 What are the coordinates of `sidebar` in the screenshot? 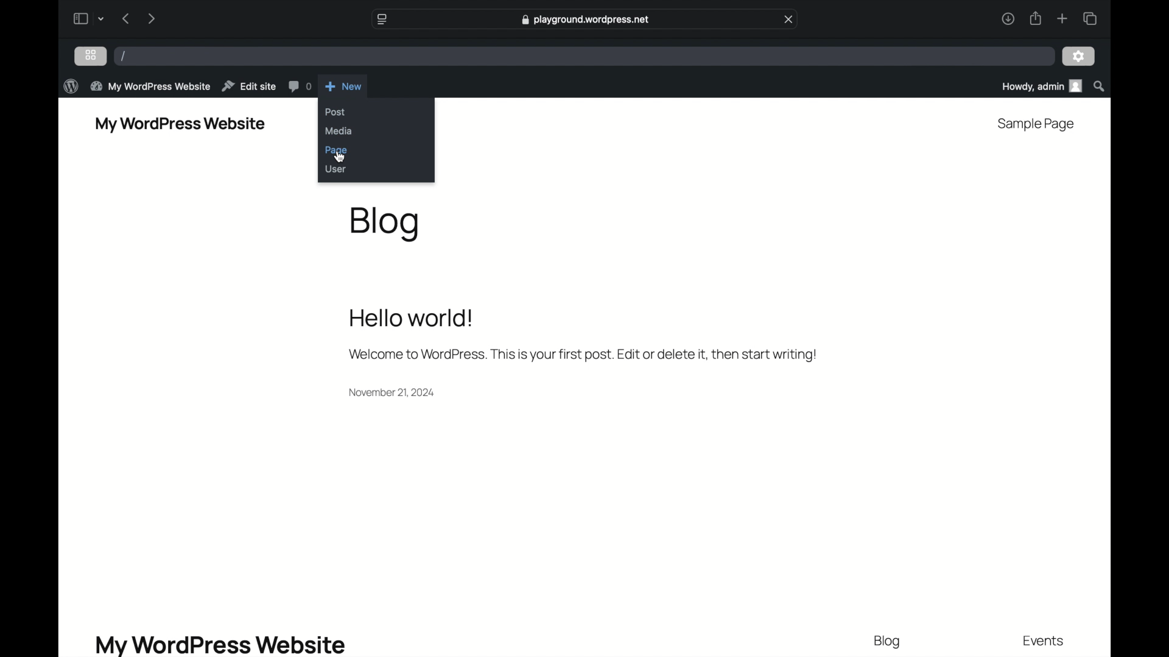 It's located at (79, 18).